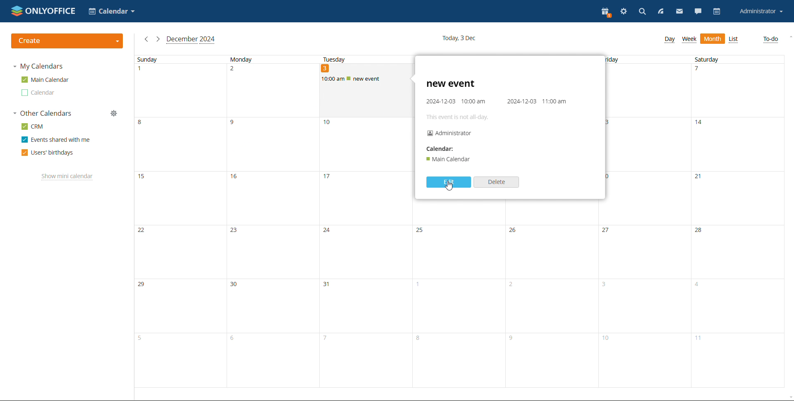 Image resolution: width=794 pixels, height=401 pixels. I want to click on 1, so click(457, 306).